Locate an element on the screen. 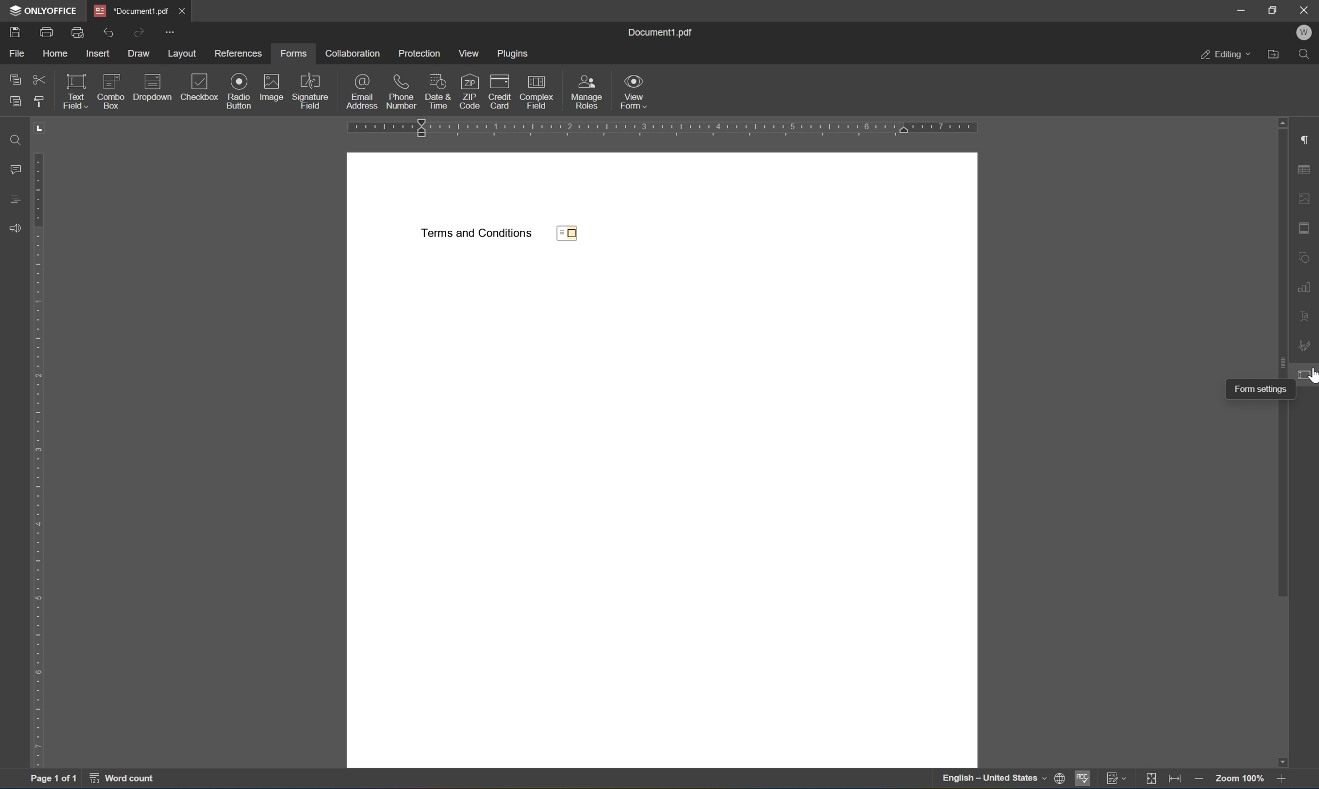  zoom in is located at coordinates (1283, 780).